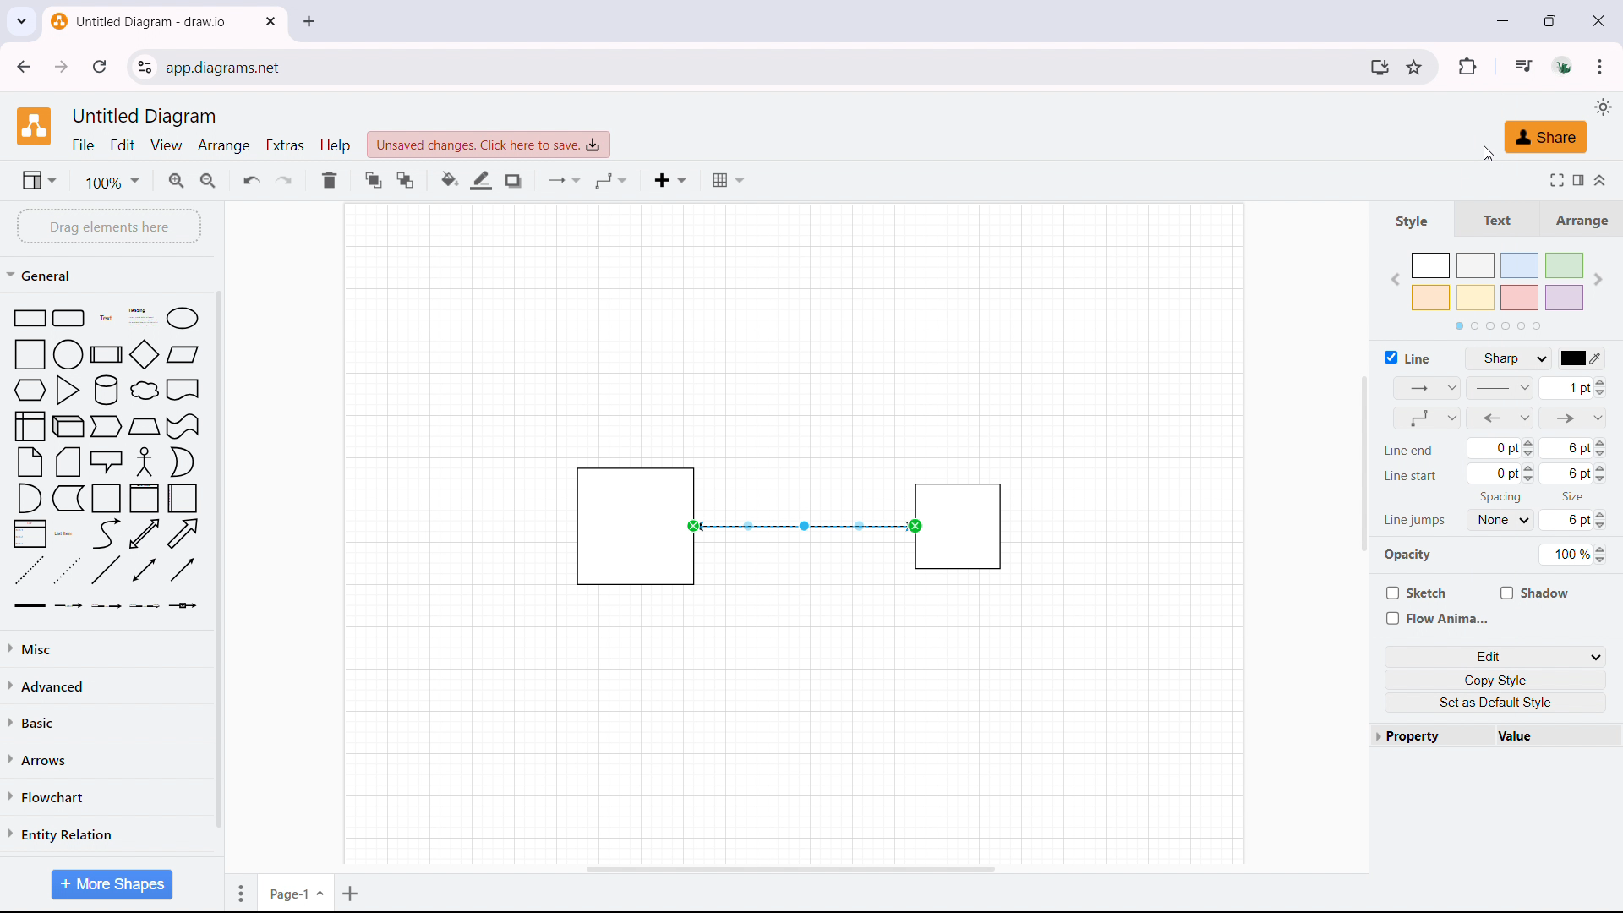 This screenshot has width=1623, height=913. What do you see at coordinates (147, 117) in the screenshot?
I see `document title` at bounding box center [147, 117].